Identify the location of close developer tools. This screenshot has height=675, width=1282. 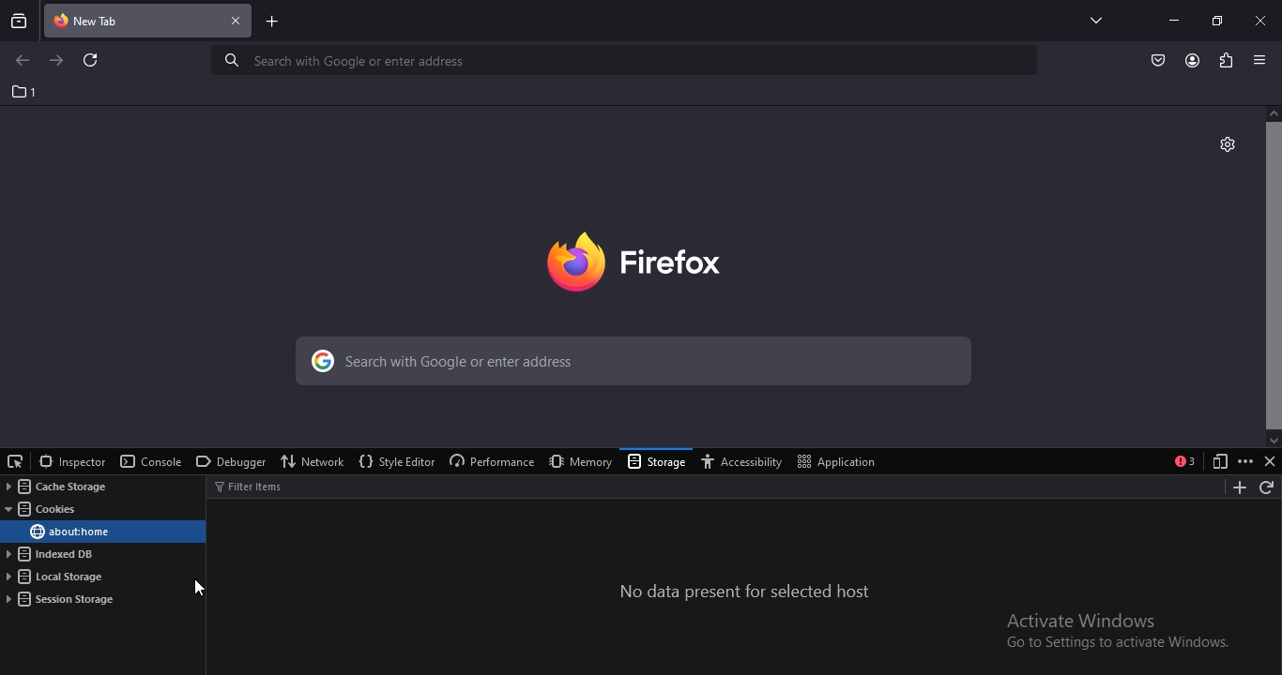
(1270, 461).